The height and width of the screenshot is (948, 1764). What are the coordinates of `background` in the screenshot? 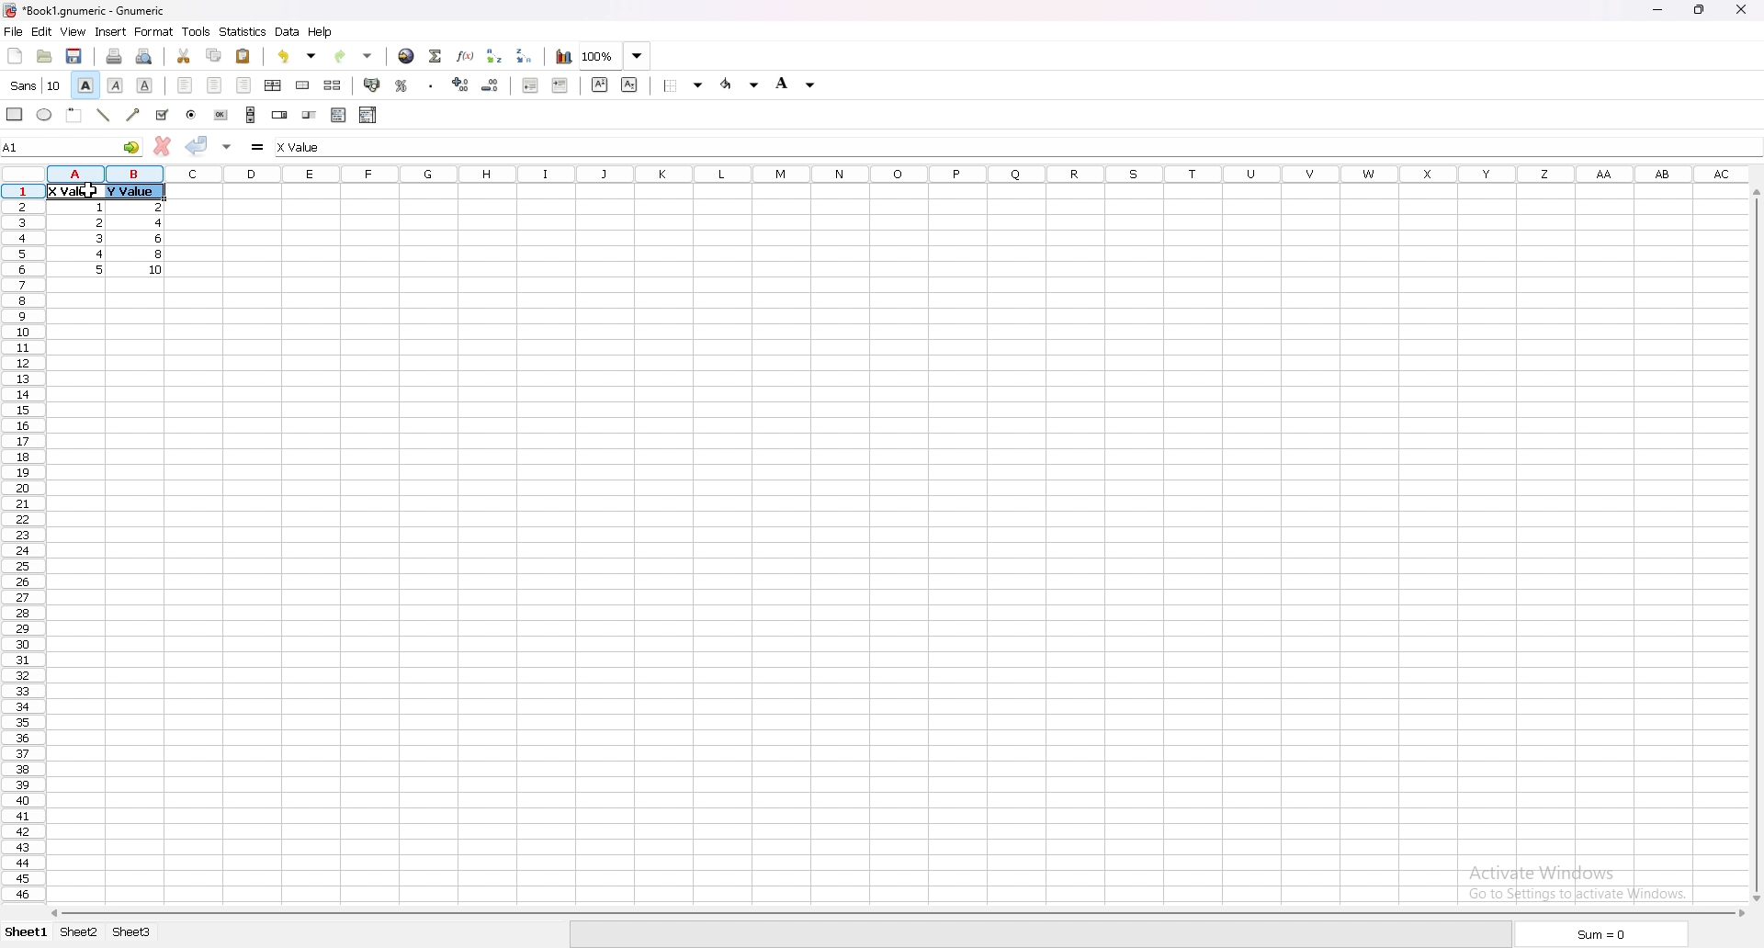 It's located at (796, 83).